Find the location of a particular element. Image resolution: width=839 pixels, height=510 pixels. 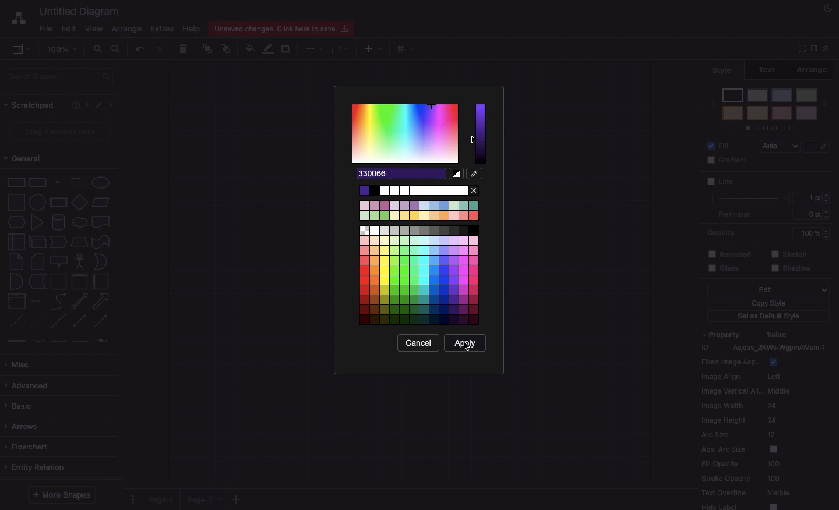

Edit is located at coordinates (99, 105).